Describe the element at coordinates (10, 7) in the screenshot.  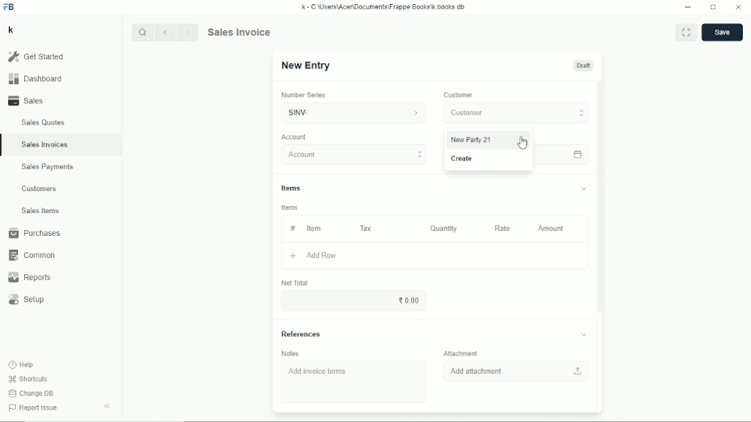
I see `FB` at that location.